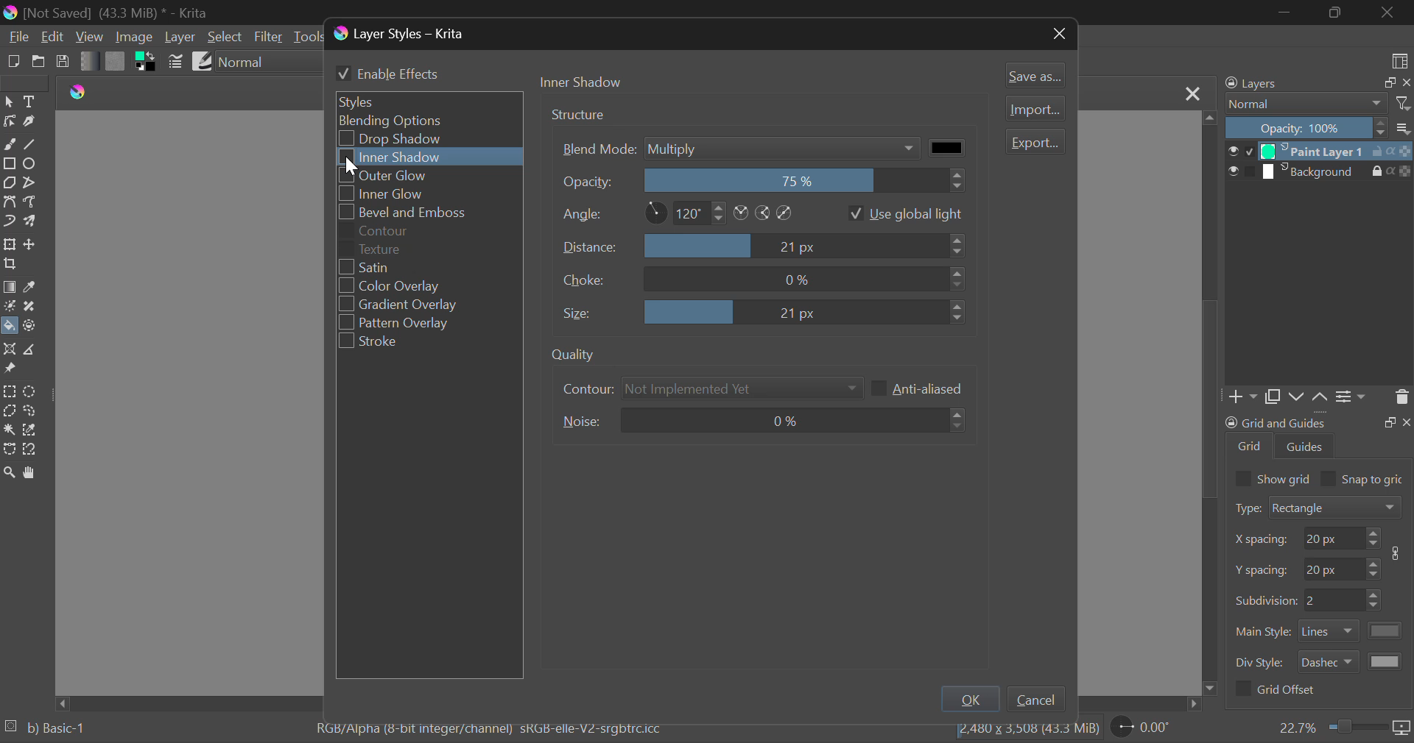 This screenshot has width=1414, height=743. I want to click on Text, so click(29, 102).